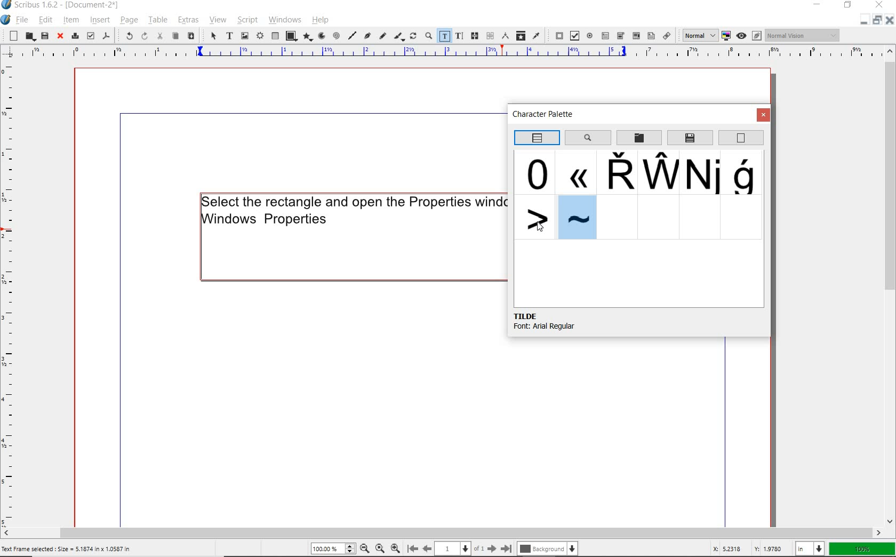  Describe the element at coordinates (449, 531) in the screenshot. I see `Scroll Bar` at that location.